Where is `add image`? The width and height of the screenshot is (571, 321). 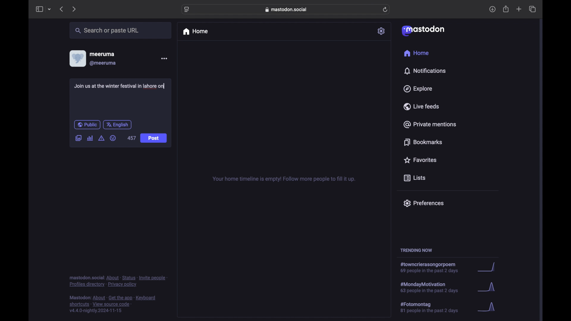 add image is located at coordinates (78, 139).